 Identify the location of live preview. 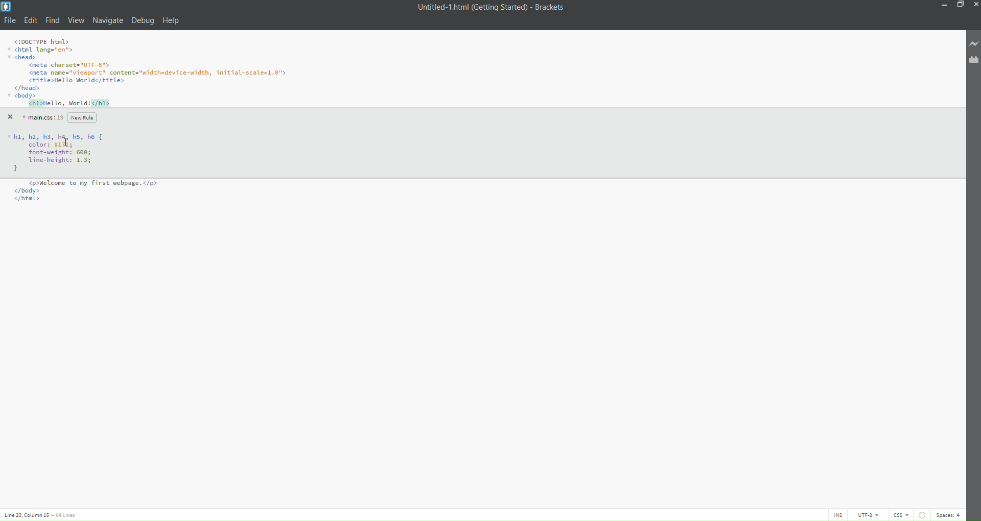
(971, 44).